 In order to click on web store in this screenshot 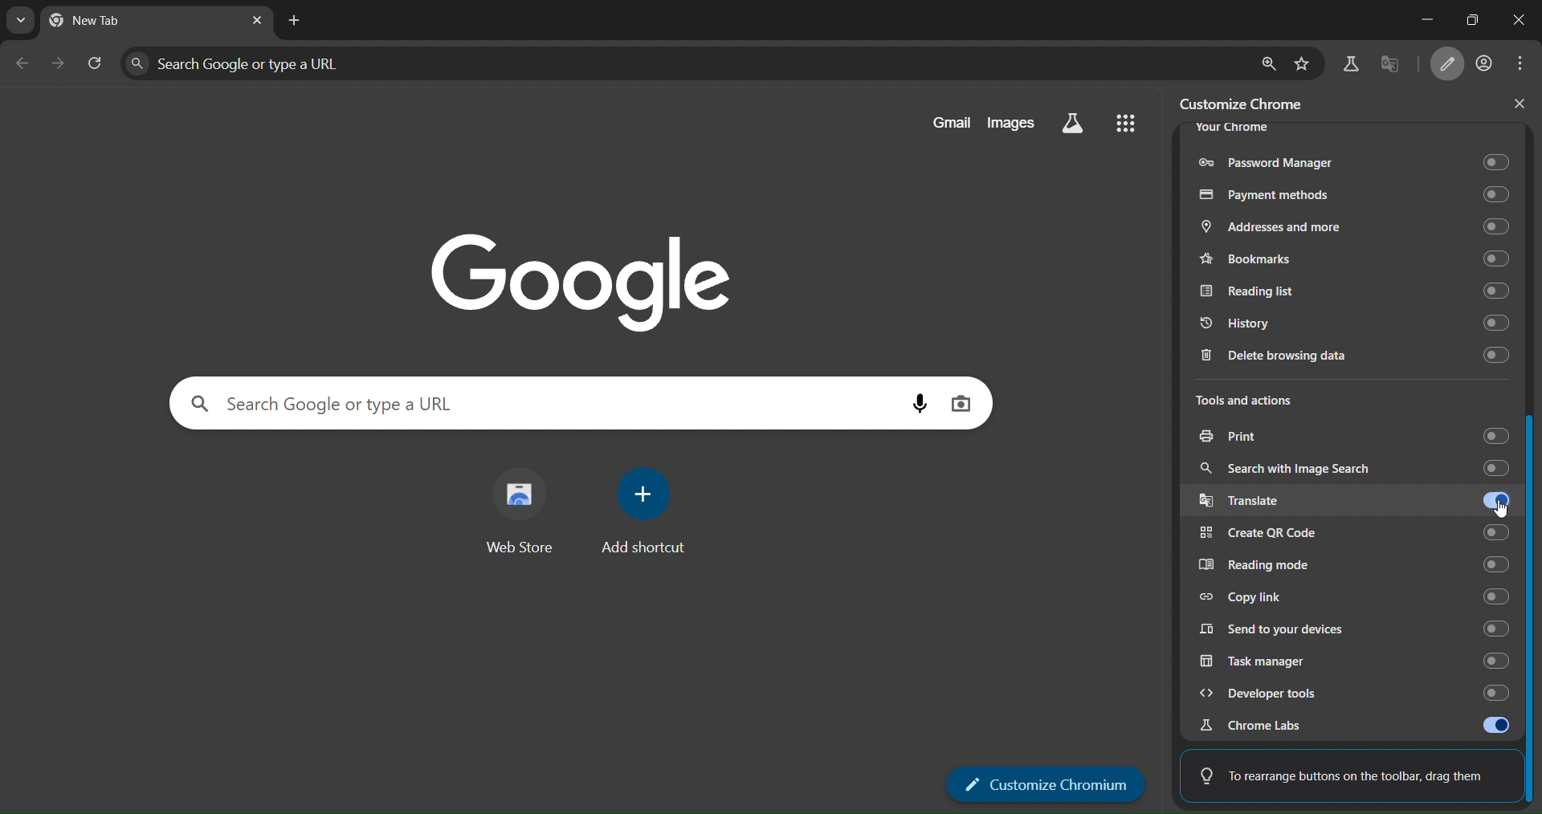, I will do `click(524, 514)`.